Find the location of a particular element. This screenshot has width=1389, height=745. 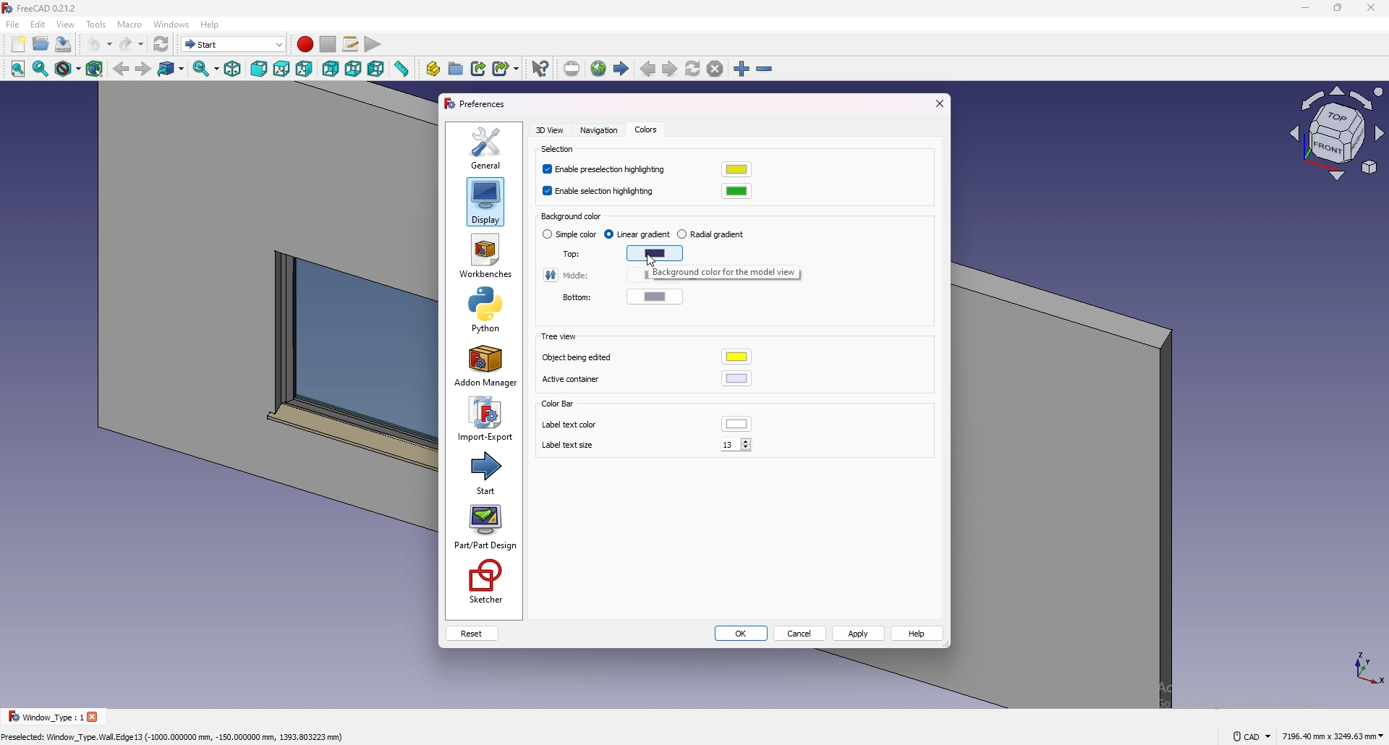

stop loading is located at coordinates (715, 69).